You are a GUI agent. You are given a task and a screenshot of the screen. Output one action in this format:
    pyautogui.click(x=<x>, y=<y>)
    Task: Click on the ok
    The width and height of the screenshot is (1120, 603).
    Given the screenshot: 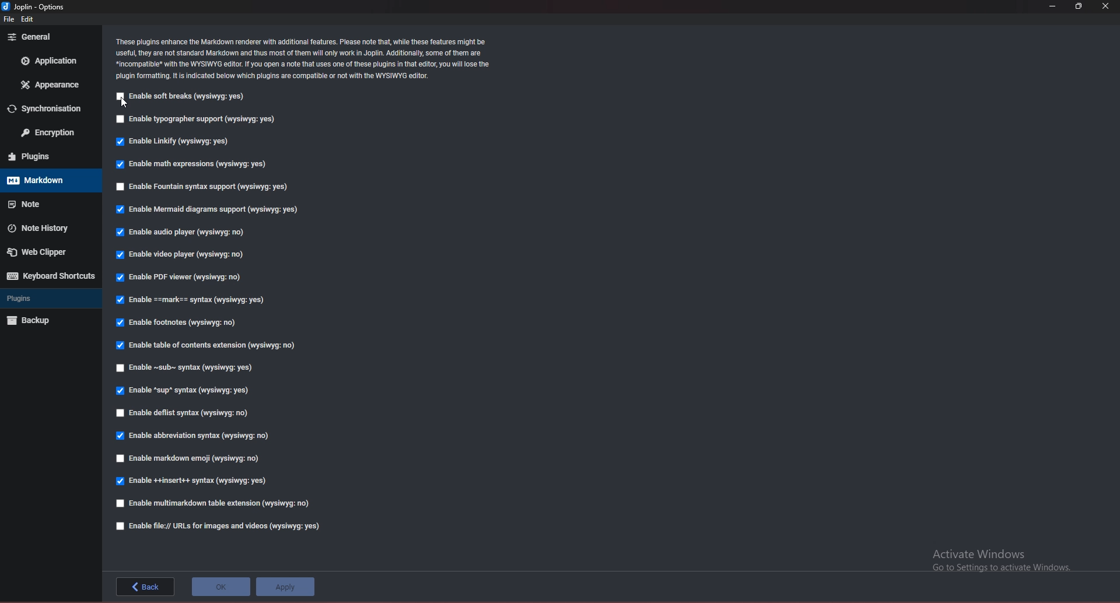 What is the action you would take?
    pyautogui.click(x=221, y=587)
    